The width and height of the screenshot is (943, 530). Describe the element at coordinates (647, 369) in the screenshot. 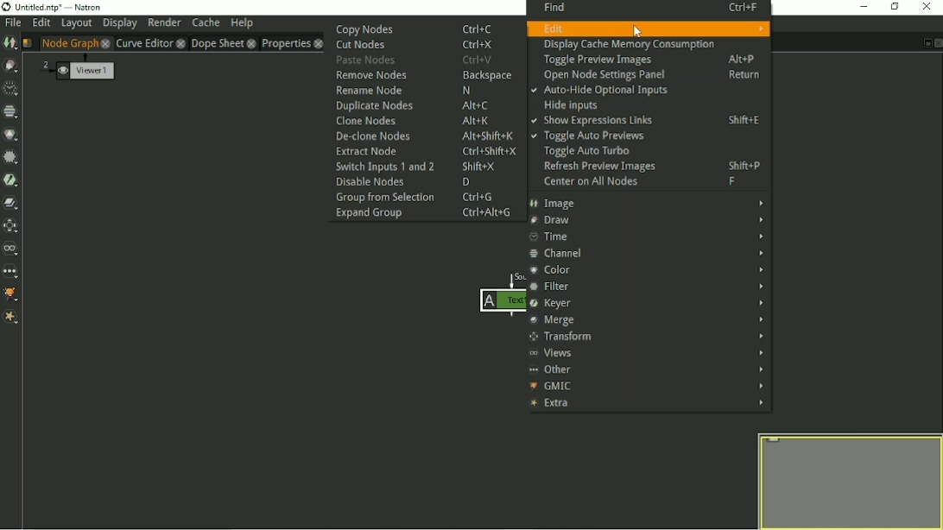

I see `Other` at that location.